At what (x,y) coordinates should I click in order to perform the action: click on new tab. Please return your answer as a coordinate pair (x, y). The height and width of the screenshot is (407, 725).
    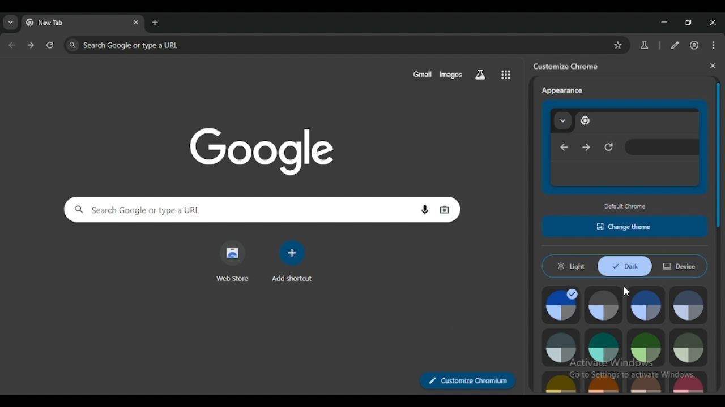
    Looking at the image, I should click on (67, 22).